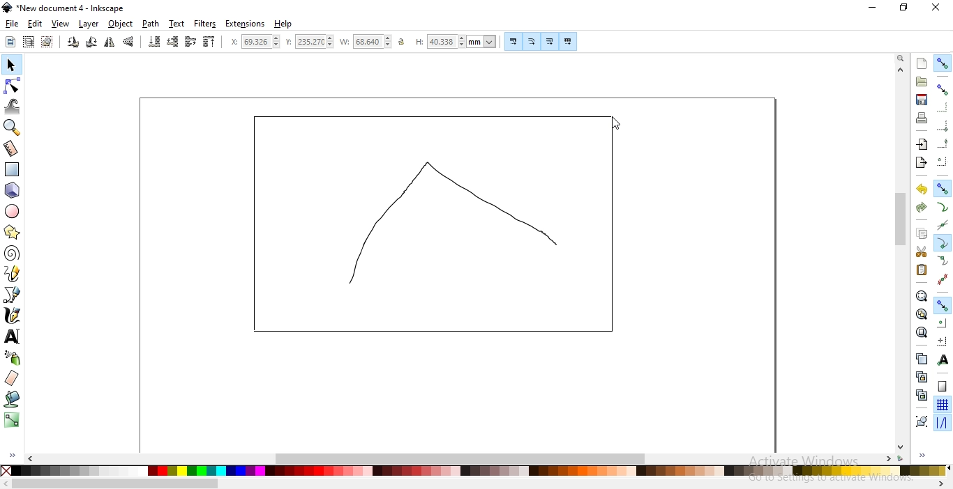  What do you see at coordinates (128, 41) in the screenshot?
I see `flip vertically` at bounding box center [128, 41].